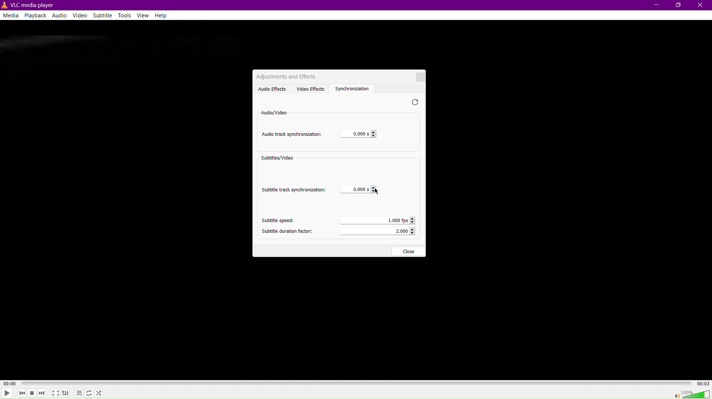  Describe the element at coordinates (701, 6) in the screenshot. I see `Close` at that location.